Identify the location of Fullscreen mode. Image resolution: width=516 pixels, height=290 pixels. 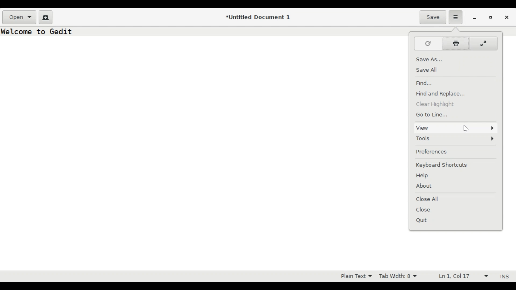
(484, 44).